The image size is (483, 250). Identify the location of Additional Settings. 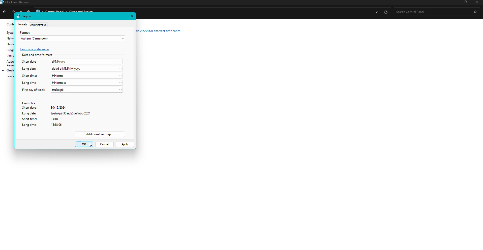
(100, 134).